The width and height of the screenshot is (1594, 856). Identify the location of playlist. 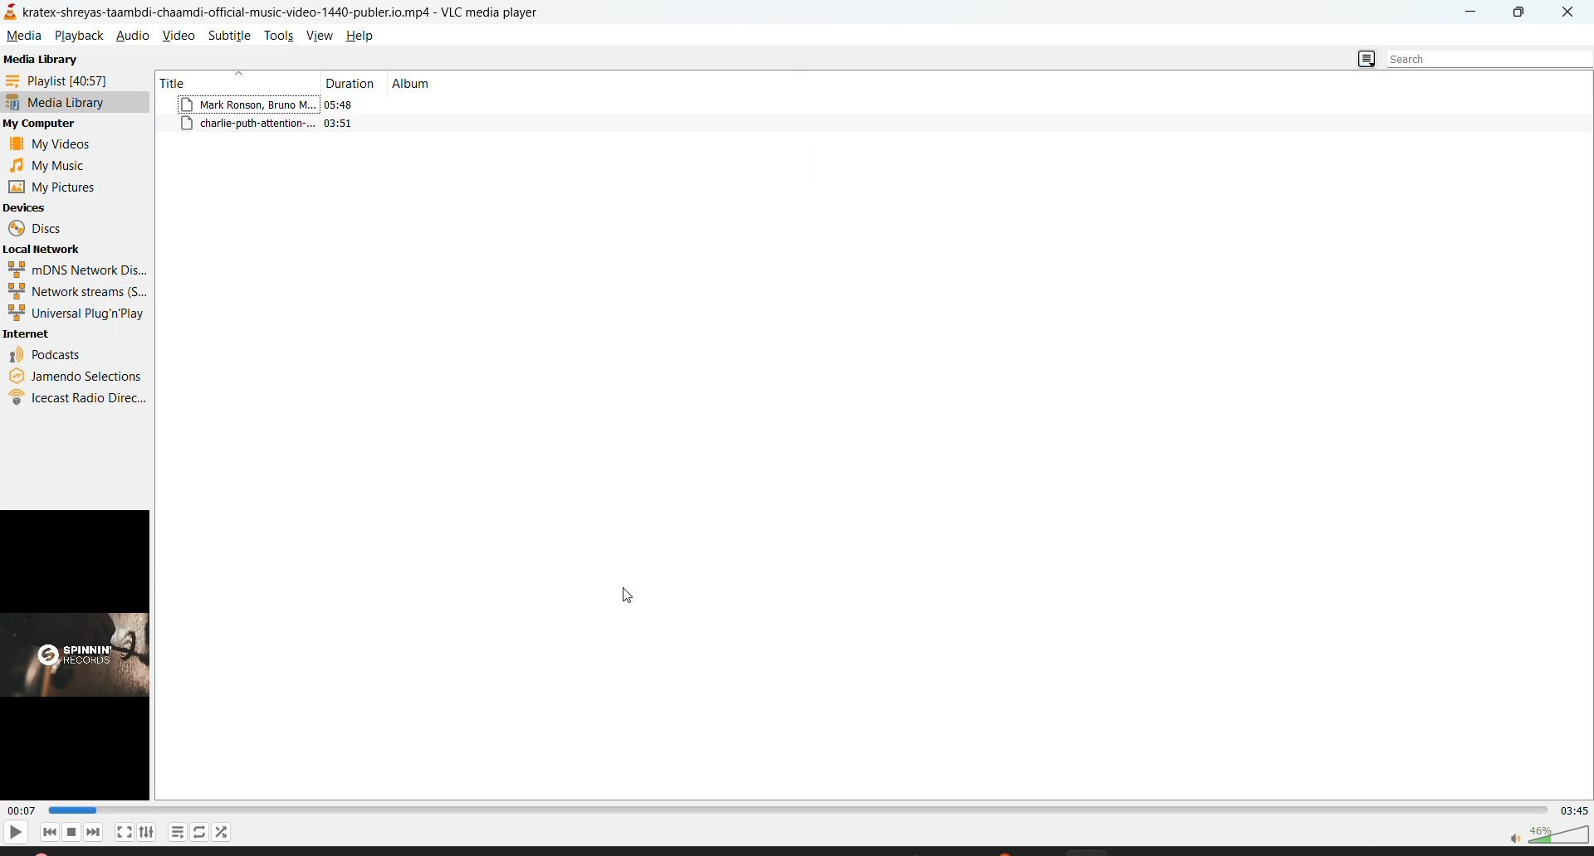
(66, 82).